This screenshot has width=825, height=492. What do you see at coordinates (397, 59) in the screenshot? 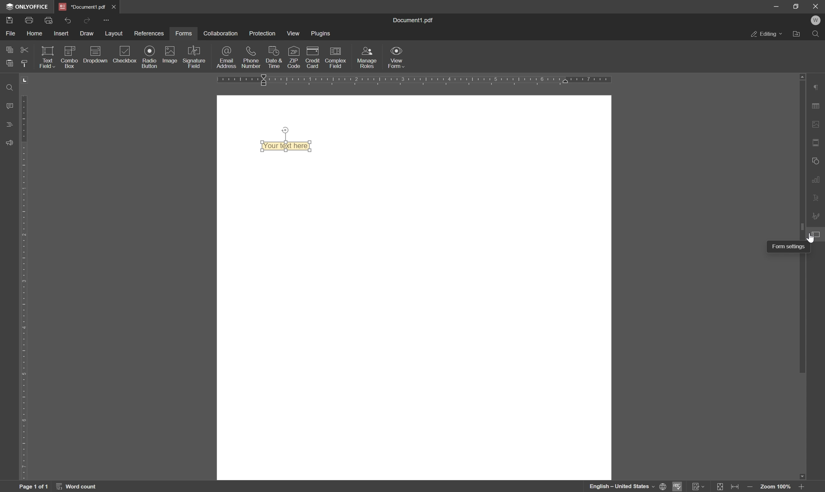
I see `view form` at bounding box center [397, 59].